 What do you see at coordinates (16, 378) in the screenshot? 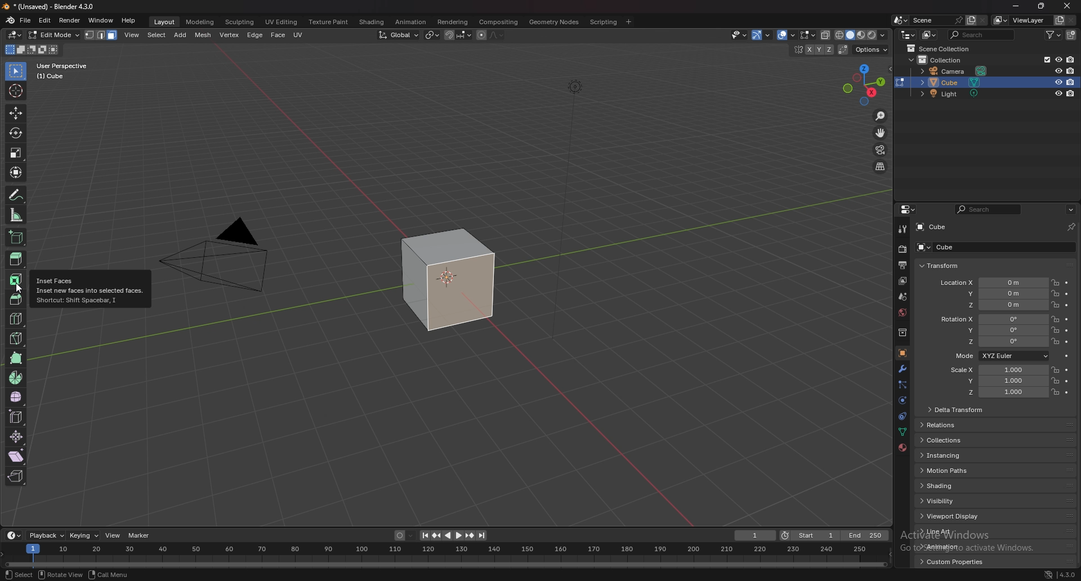
I see `spin` at bounding box center [16, 378].